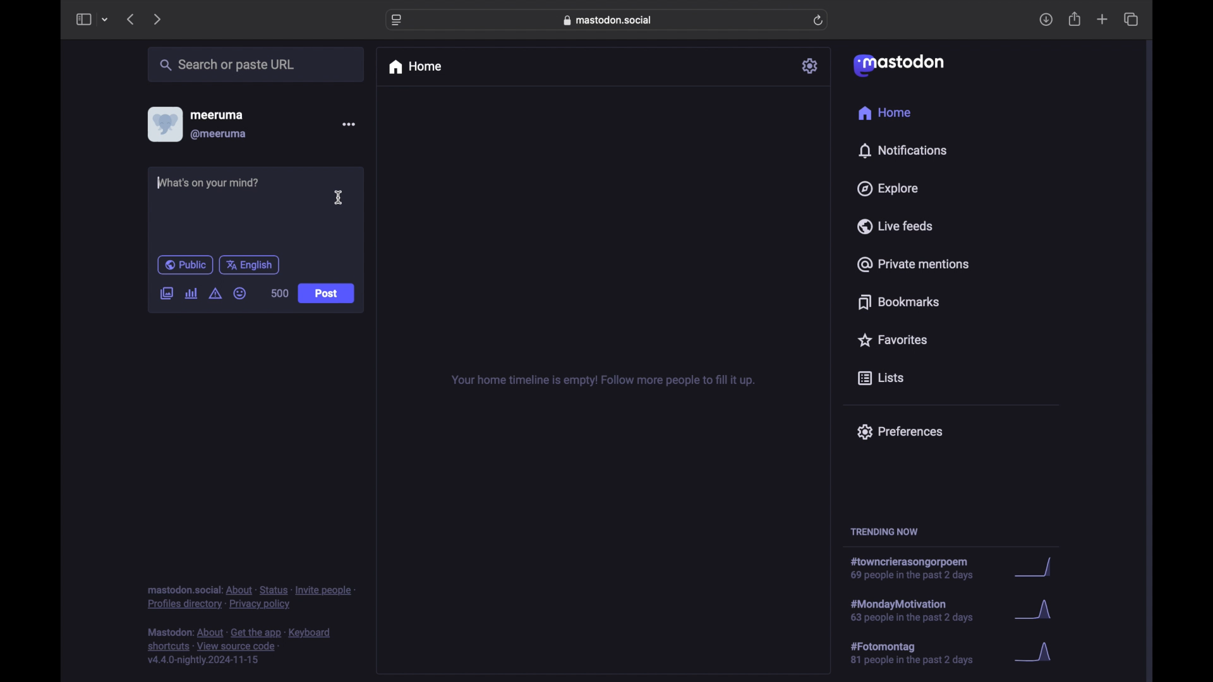 The image size is (1213, 682). What do you see at coordinates (184, 265) in the screenshot?
I see `public` at bounding box center [184, 265].